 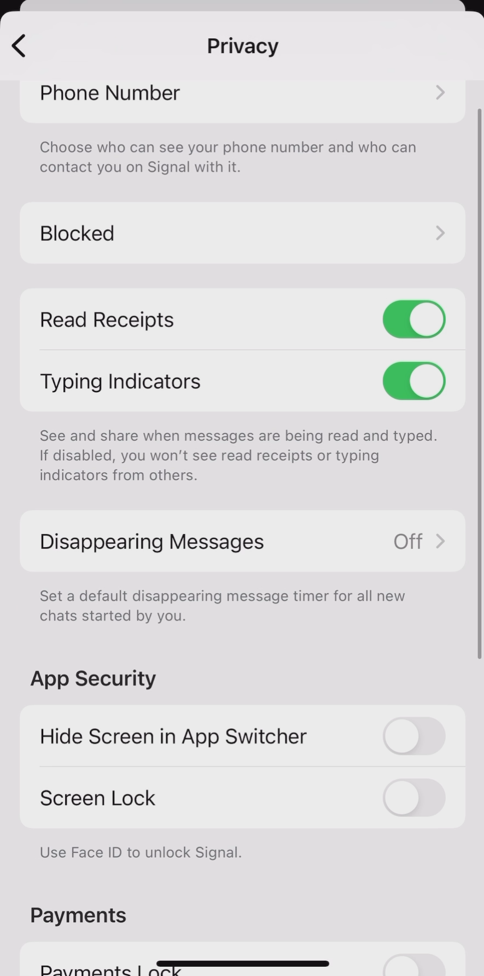 I want to click on app security, so click(x=97, y=678).